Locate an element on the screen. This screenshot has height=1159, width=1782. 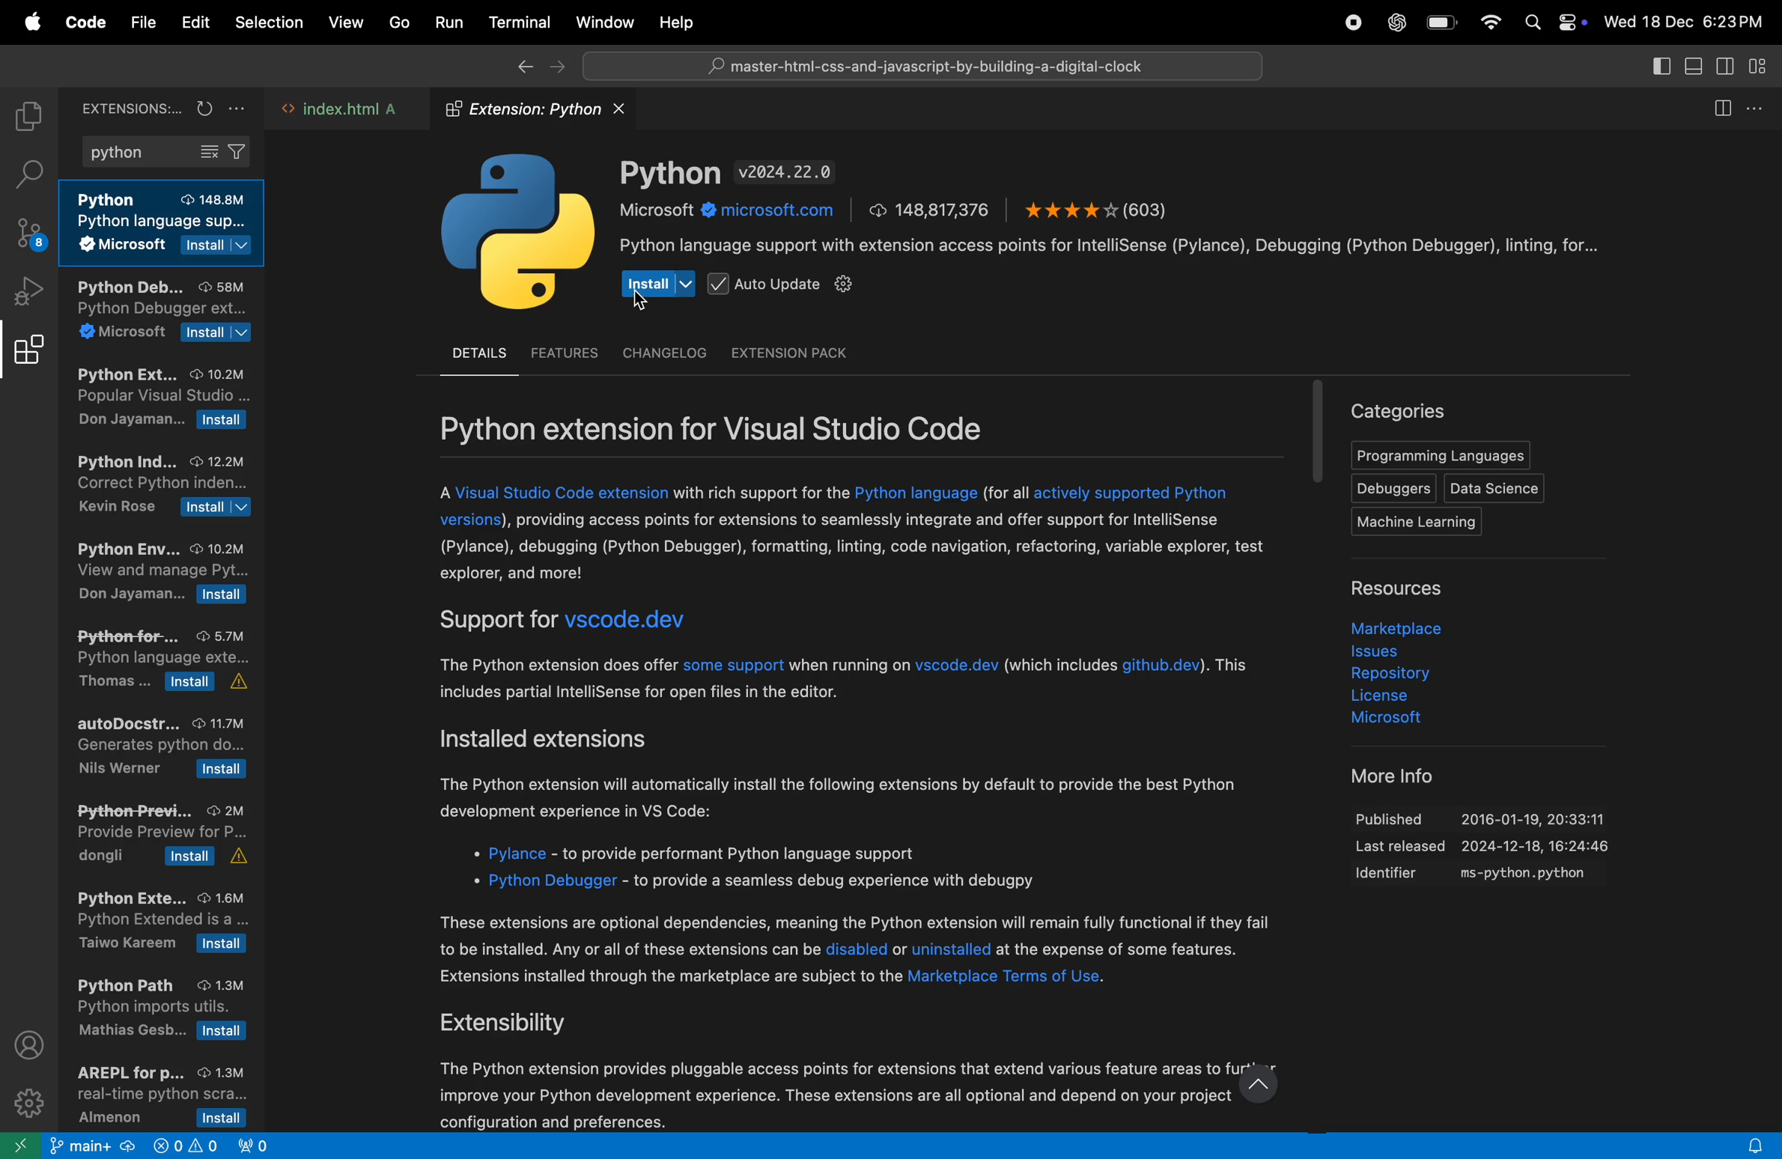
python preview extension is located at coordinates (157, 833).